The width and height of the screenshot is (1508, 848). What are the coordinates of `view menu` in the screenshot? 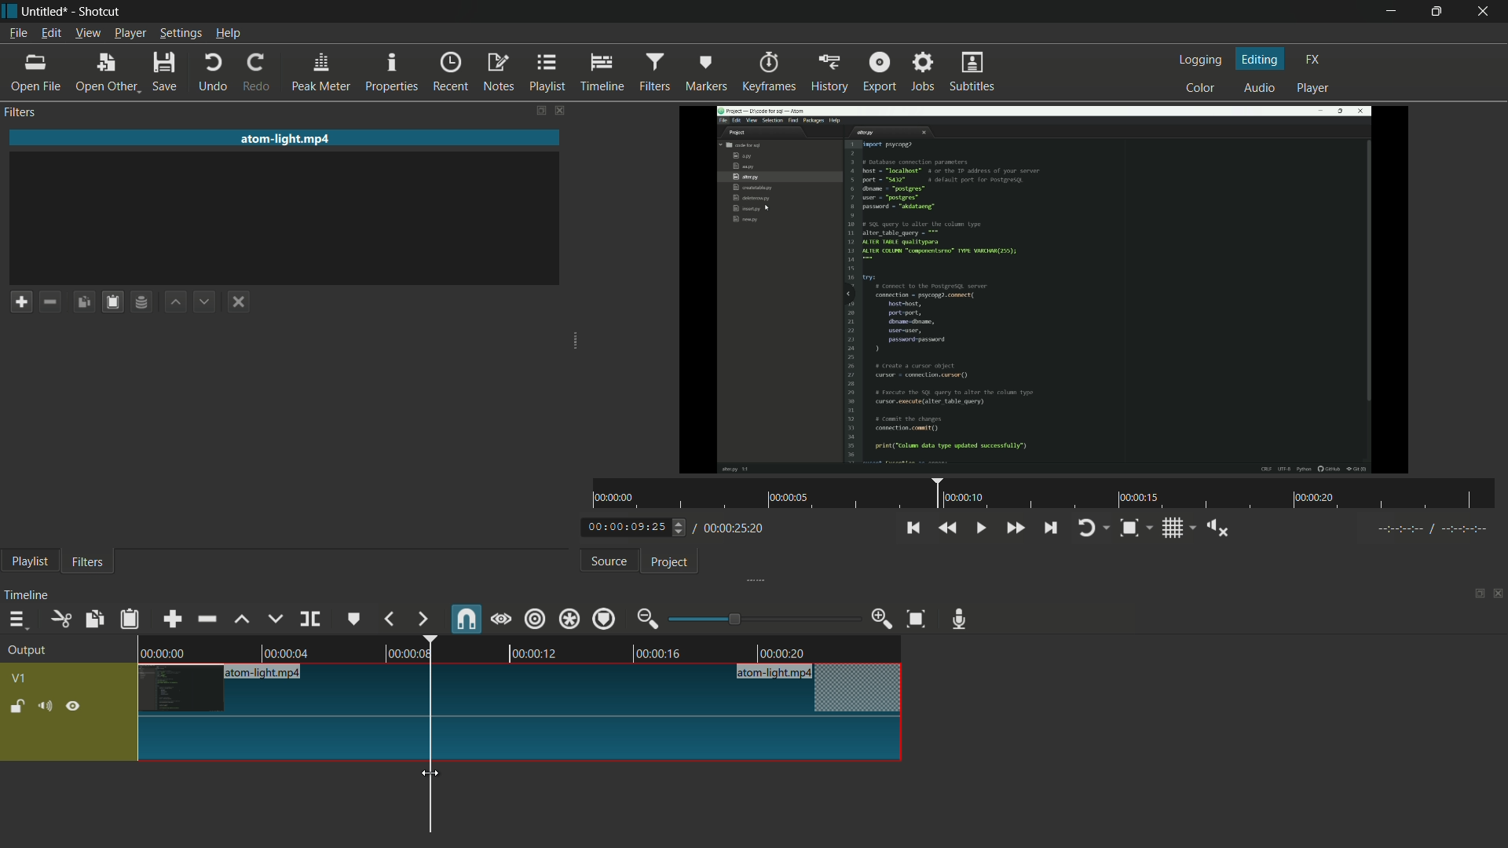 It's located at (86, 35).